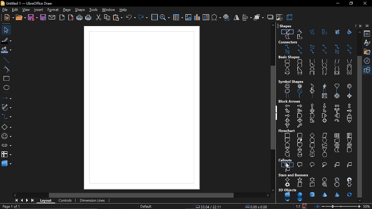 This screenshot has height=209, width=372. Describe the element at coordinates (65, 201) in the screenshot. I see `controls` at that location.